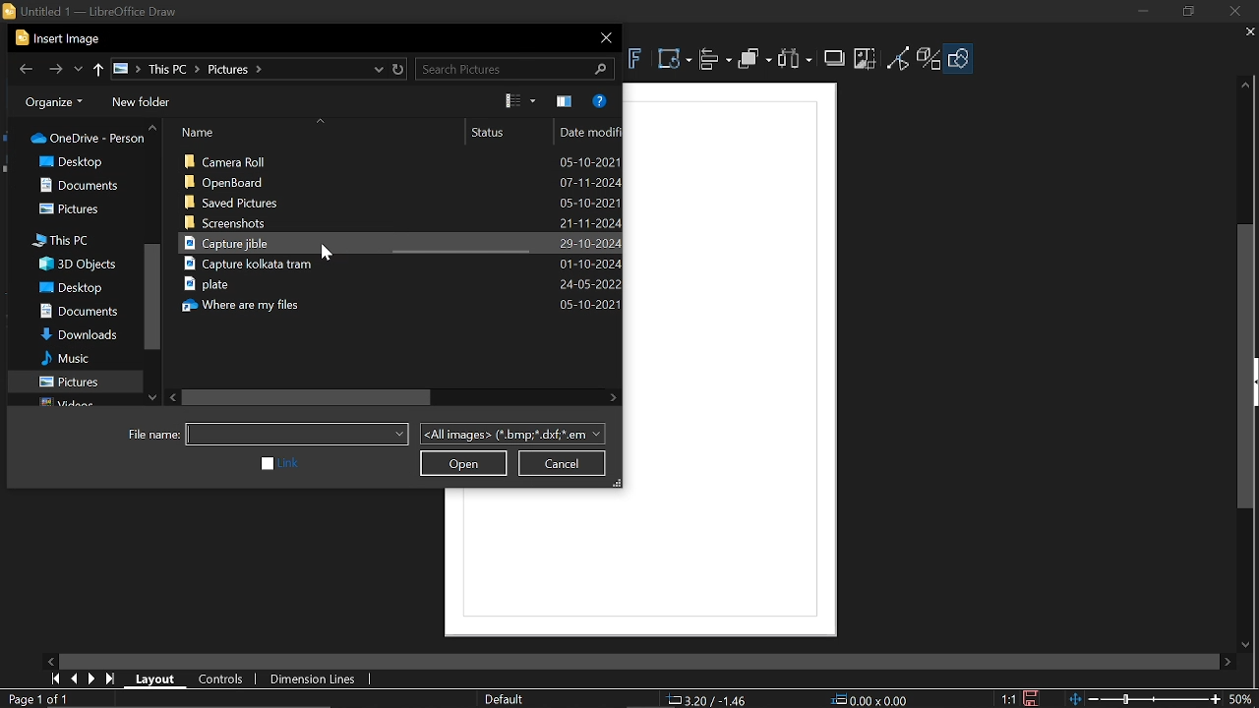 Image resolution: width=1259 pixels, height=708 pixels. Describe the element at coordinates (173, 396) in the screenshot. I see `Move left` at that location.